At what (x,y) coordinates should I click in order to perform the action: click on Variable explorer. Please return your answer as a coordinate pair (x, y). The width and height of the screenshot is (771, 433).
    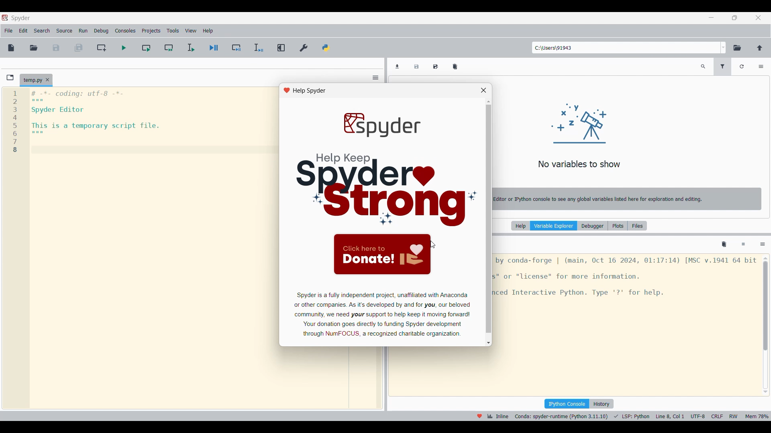
    Looking at the image, I should click on (554, 226).